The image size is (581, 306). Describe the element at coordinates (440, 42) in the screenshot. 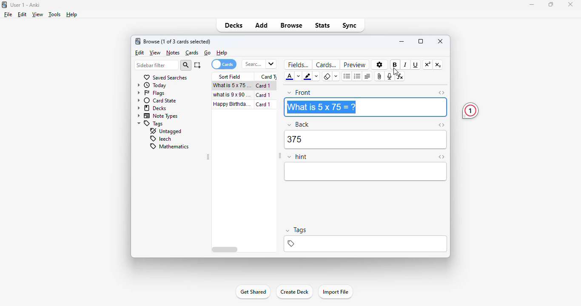

I see `close` at that location.